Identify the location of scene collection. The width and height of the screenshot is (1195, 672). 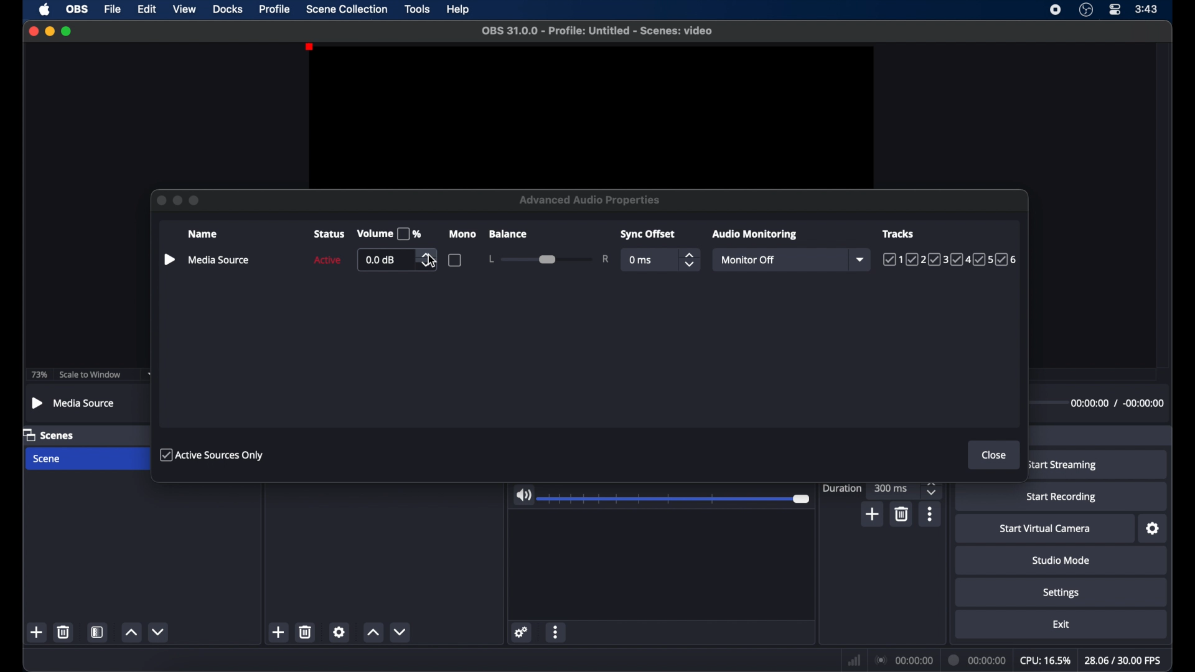
(347, 9).